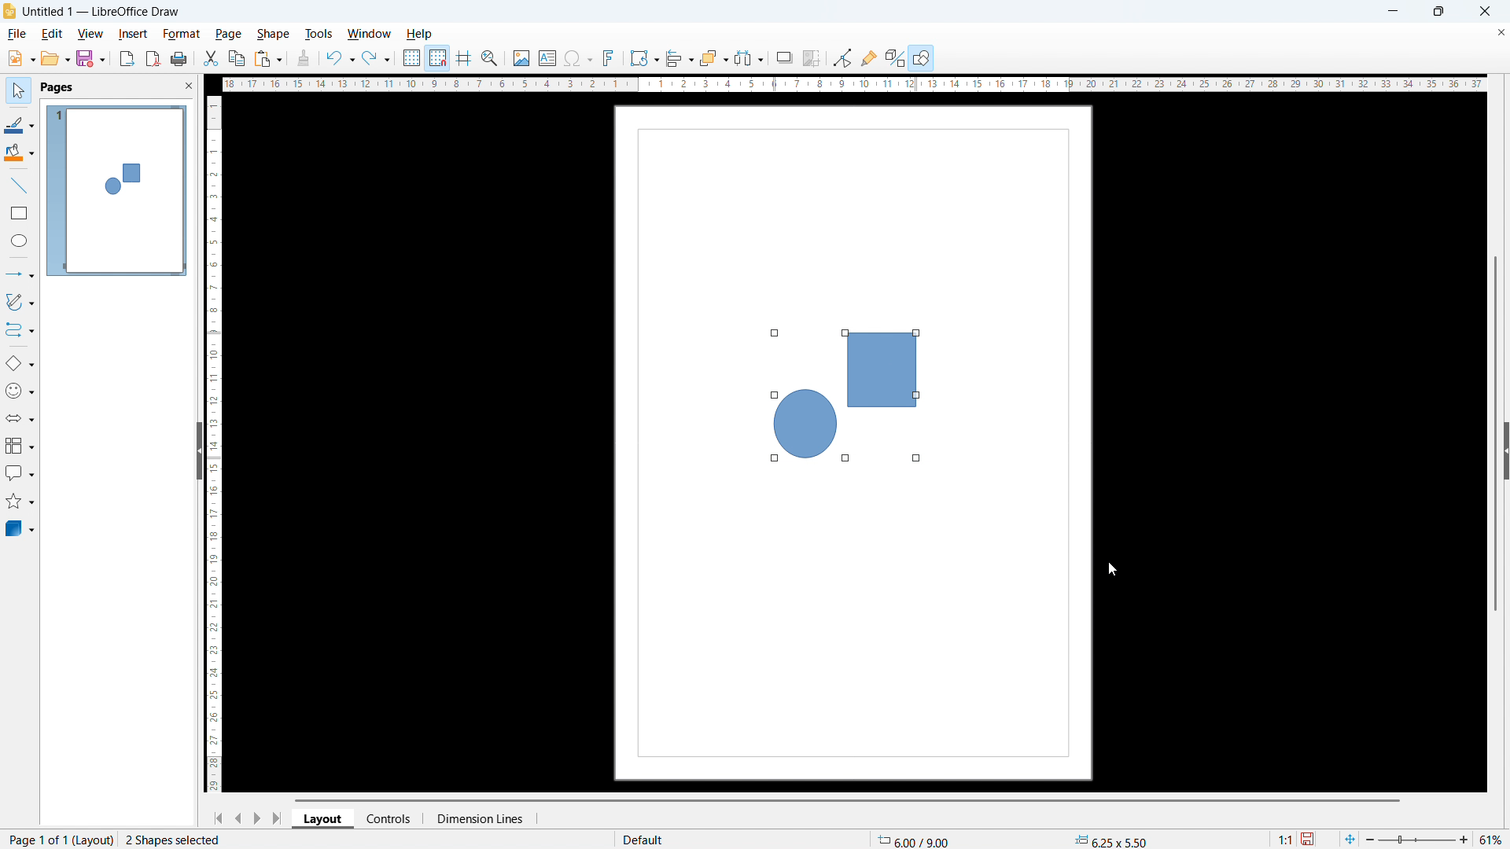  Describe the element at coordinates (101, 12) in the screenshot. I see `document title` at that location.